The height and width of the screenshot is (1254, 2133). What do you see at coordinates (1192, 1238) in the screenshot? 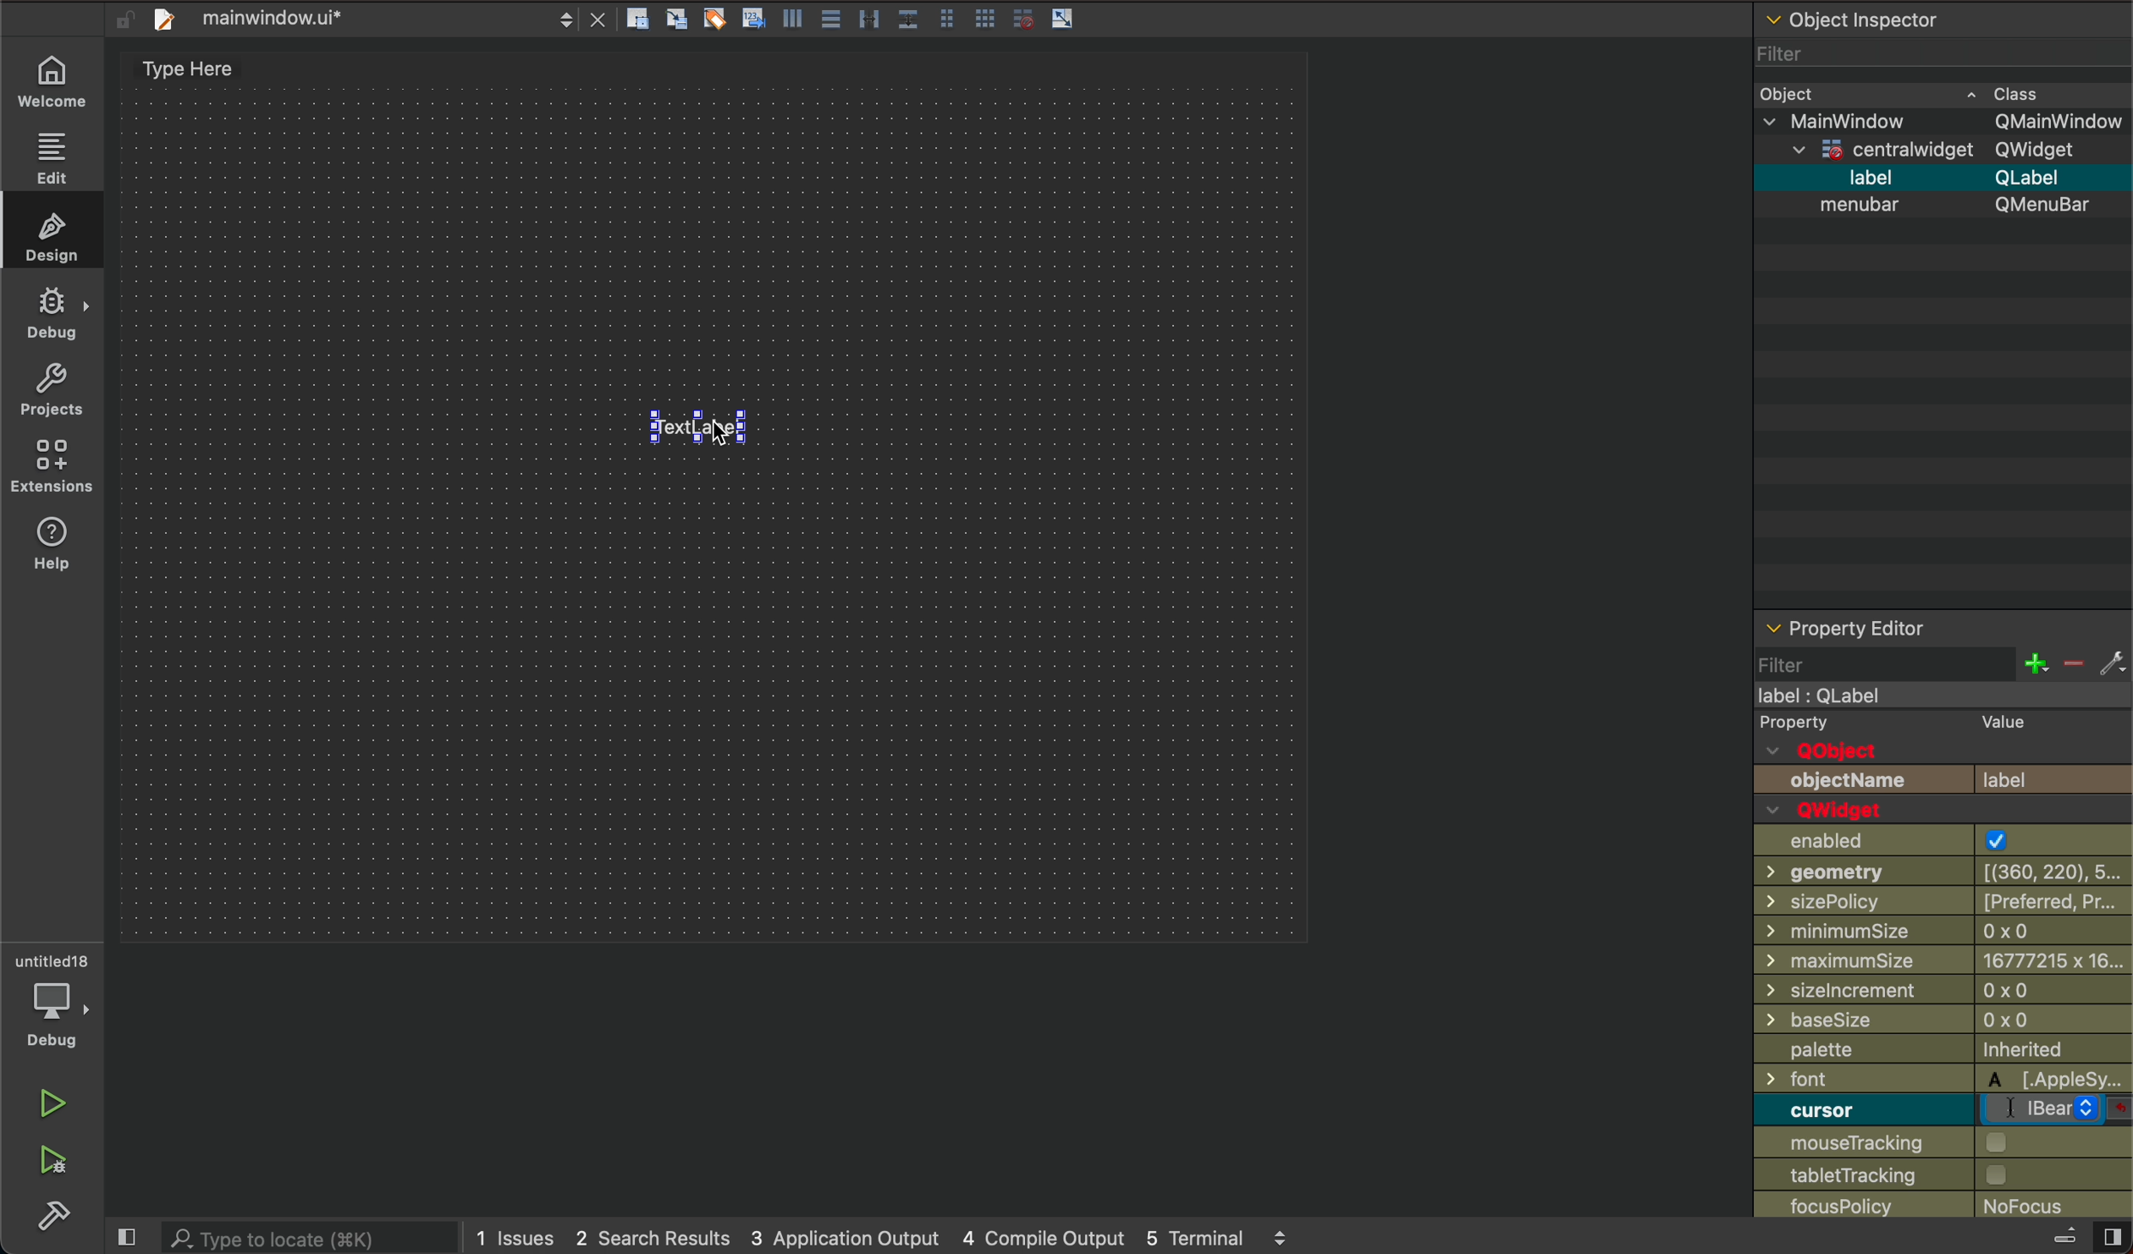
I see `5 terminal` at bounding box center [1192, 1238].